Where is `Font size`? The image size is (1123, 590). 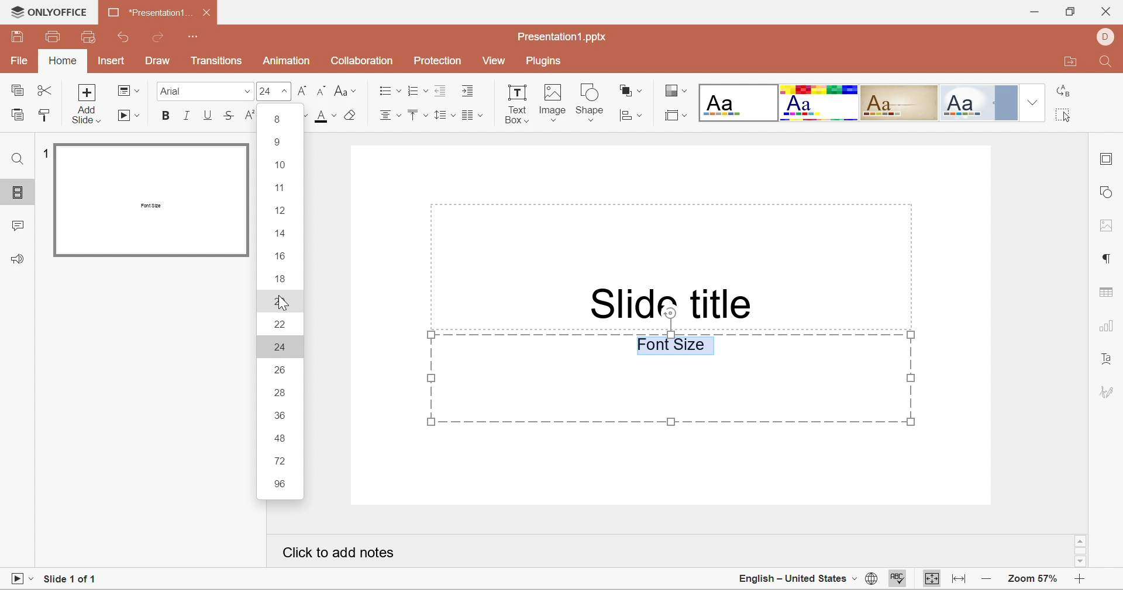
Font size is located at coordinates (336, 113).